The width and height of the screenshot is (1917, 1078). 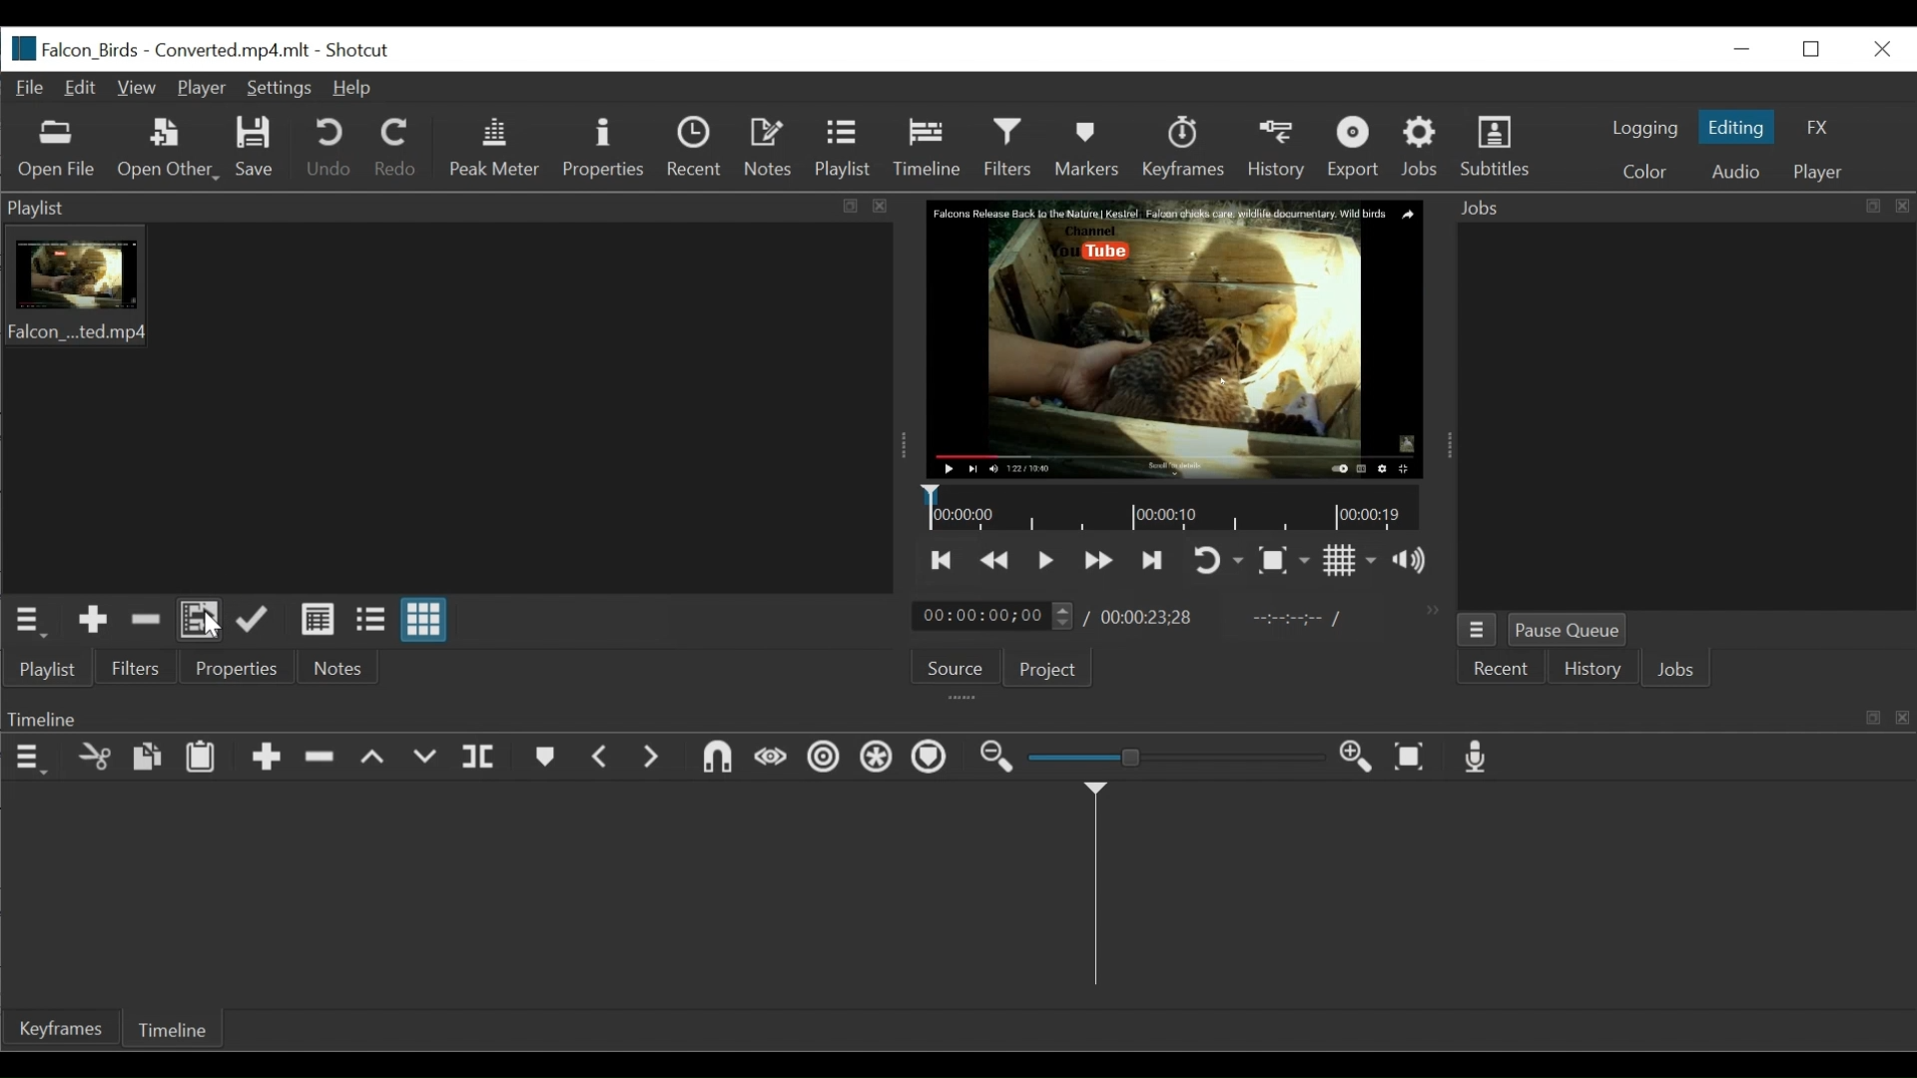 What do you see at coordinates (1285, 560) in the screenshot?
I see `Toggle Zoom ` at bounding box center [1285, 560].